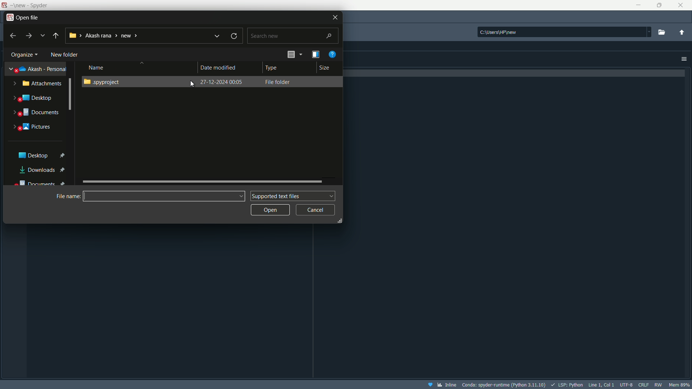 This screenshot has height=389, width=692. What do you see at coordinates (683, 58) in the screenshot?
I see `Options` at bounding box center [683, 58].